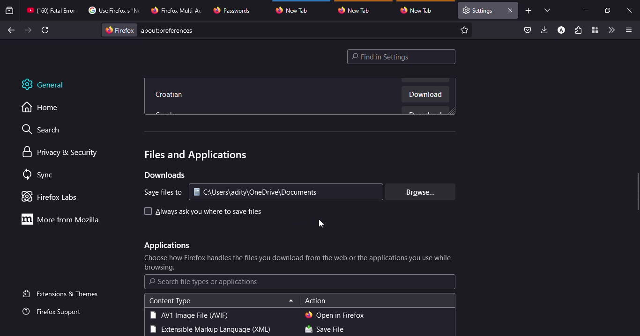  Describe the element at coordinates (299, 263) in the screenshot. I see `choose` at that location.